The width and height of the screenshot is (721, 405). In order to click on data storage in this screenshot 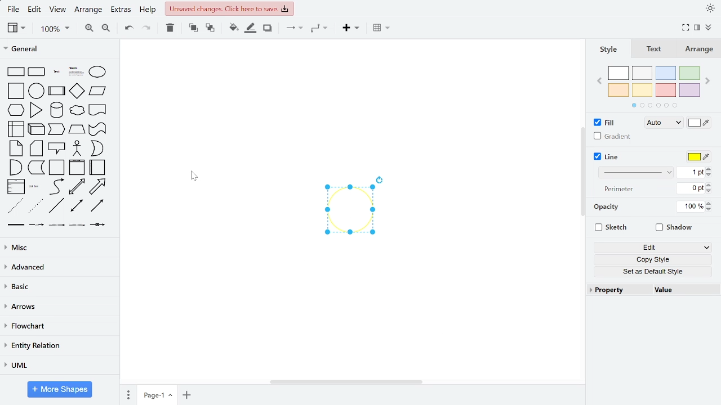, I will do `click(35, 168)`.